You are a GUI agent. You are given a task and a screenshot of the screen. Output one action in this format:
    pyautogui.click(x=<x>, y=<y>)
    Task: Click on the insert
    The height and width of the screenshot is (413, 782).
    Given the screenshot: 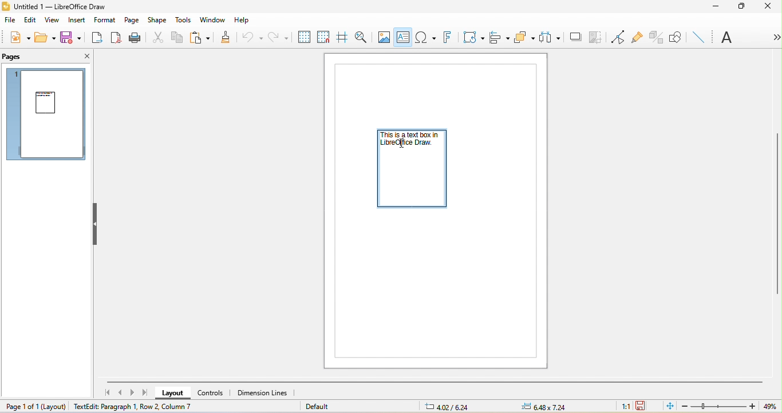 What is the action you would take?
    pyautogui.click(x=78, y=21)
    